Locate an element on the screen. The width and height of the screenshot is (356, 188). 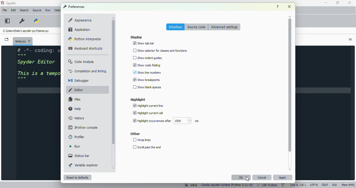
history is located at coordinates (77, 118).